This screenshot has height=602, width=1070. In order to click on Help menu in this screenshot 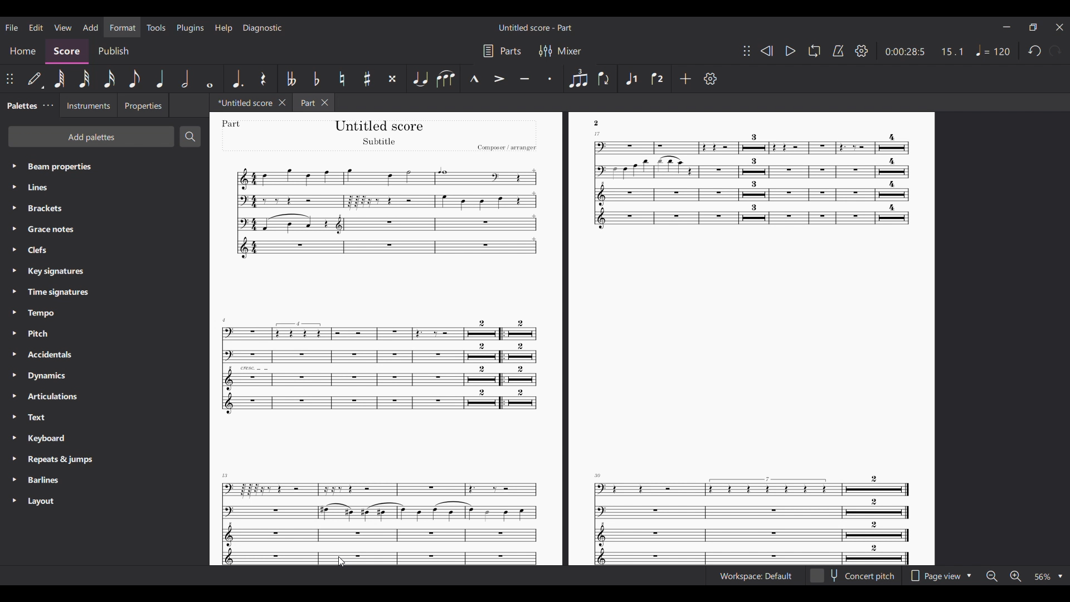, I will do `click(223, 28)`.